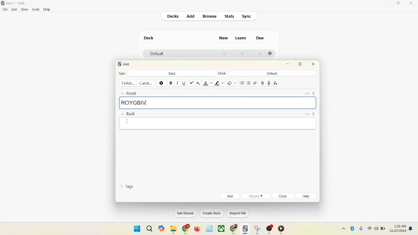 Image resolution: width=418 pixels, height=235 pixels. What do you see at coordinates (261, 54) in the screenshot?
I see `0` at bounding box center [261, 54].